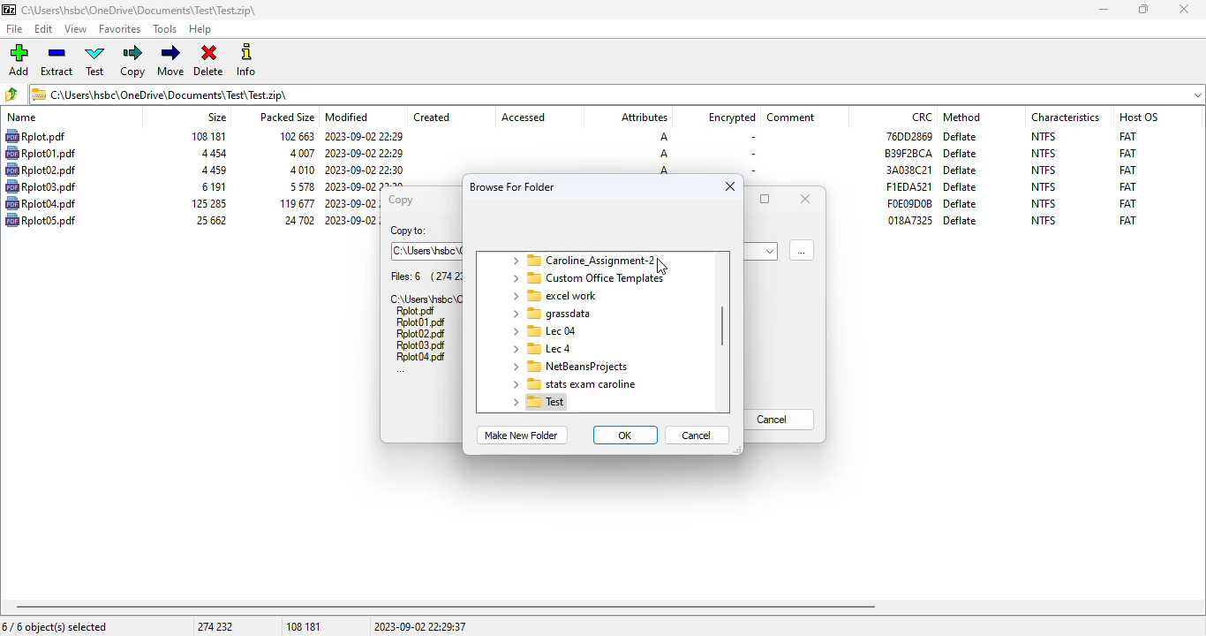 This screenshot has height=636, width=1206. Describe the element at coordinates (1044, 203) in the screenshot. I see `NTFS` at that location.